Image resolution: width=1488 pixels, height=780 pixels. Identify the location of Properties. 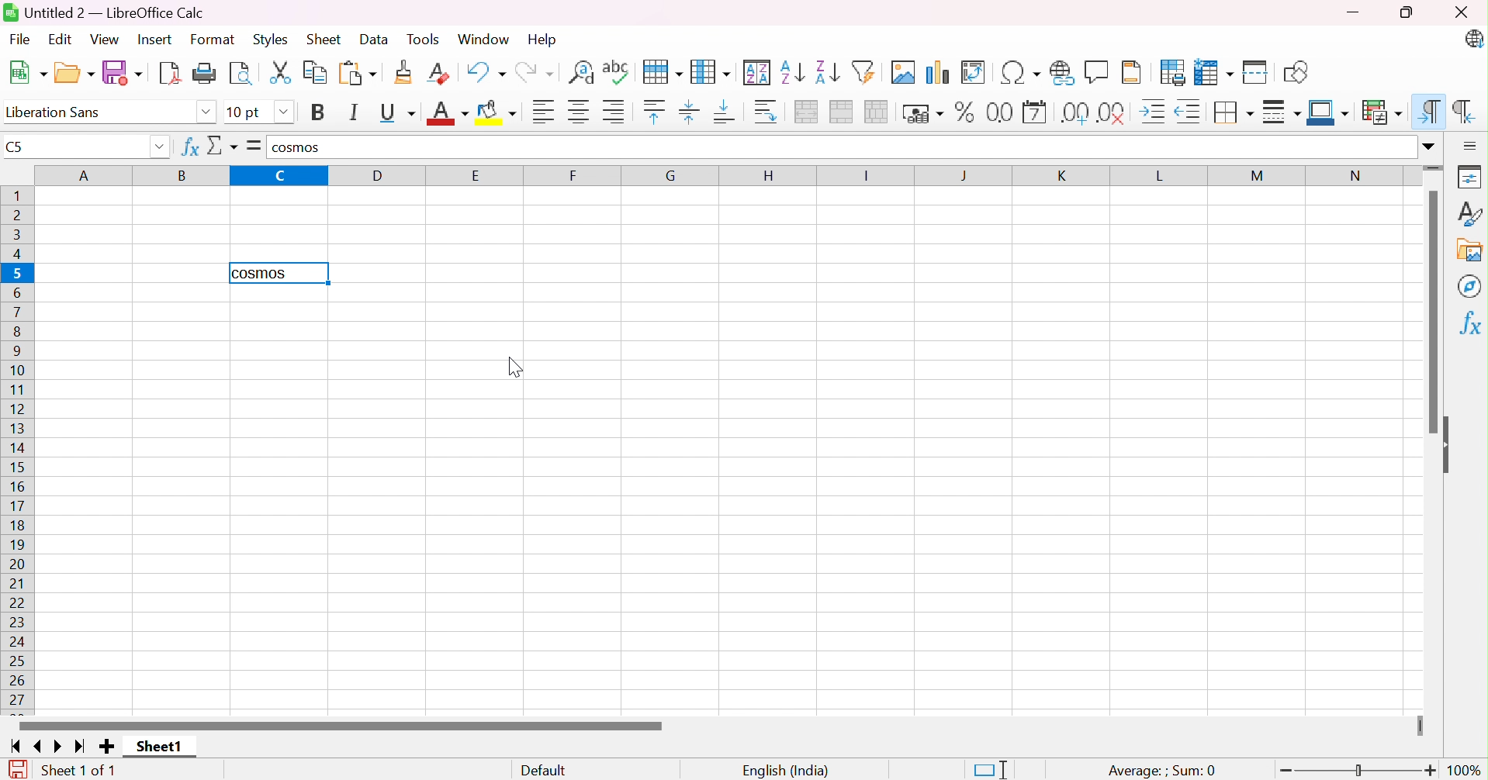
(1472, 174).